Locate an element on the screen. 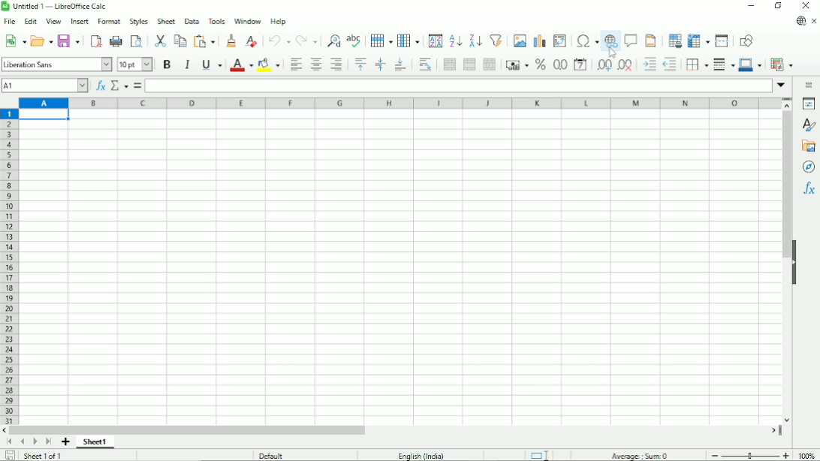 The image size is (820, 461). Insert special characters is located at coordinates (586, 42).